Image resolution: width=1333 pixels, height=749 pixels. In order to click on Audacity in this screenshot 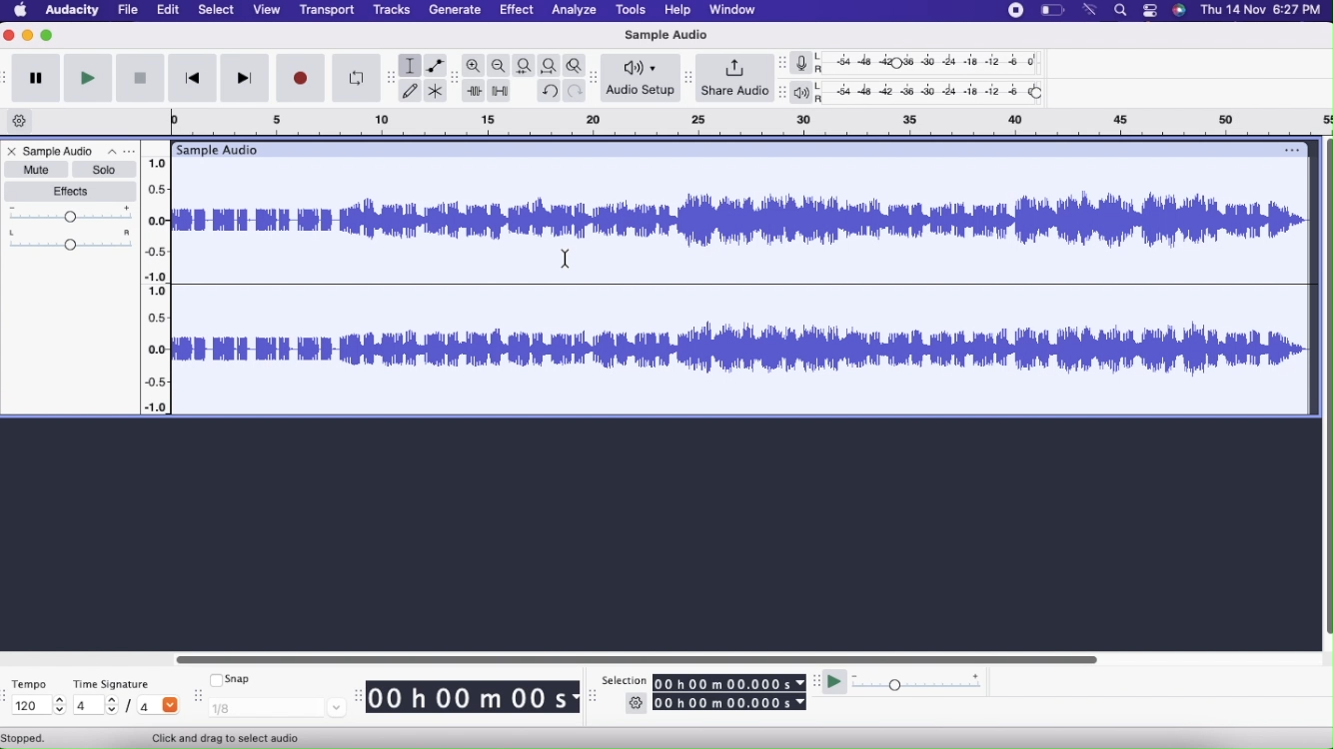, I will do `click(71, 12)`.